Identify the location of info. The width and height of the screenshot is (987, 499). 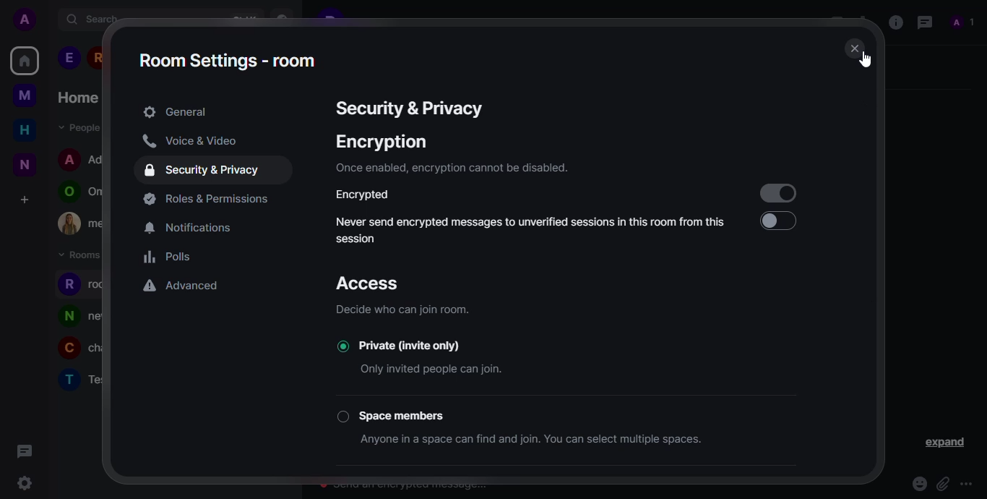
(895, 21).